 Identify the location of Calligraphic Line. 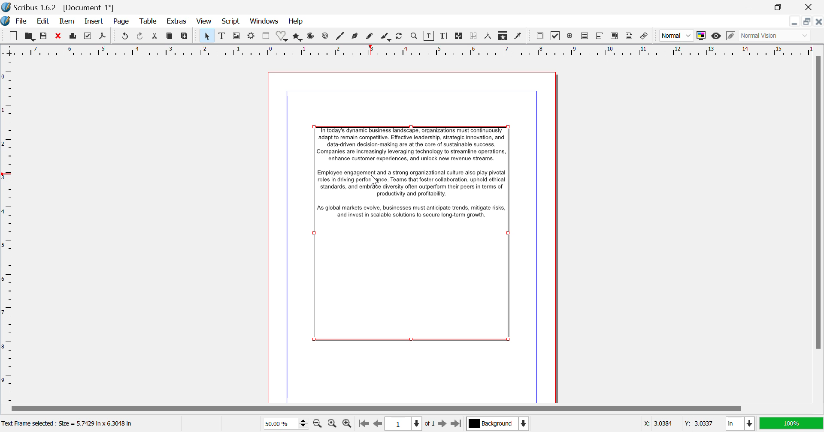
(387, 37).